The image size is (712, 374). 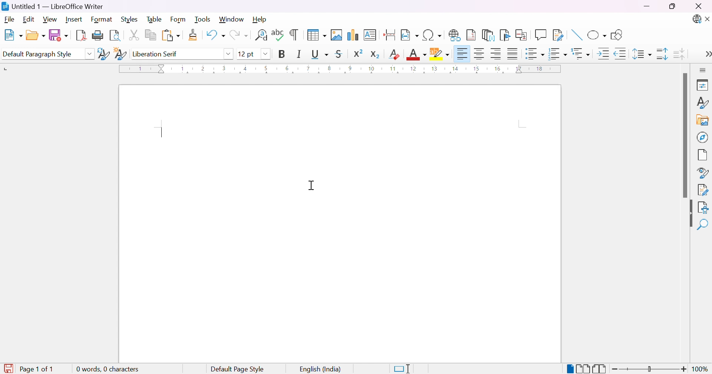 I want to click on Insert hyperlink, so click(x=455, y=35).